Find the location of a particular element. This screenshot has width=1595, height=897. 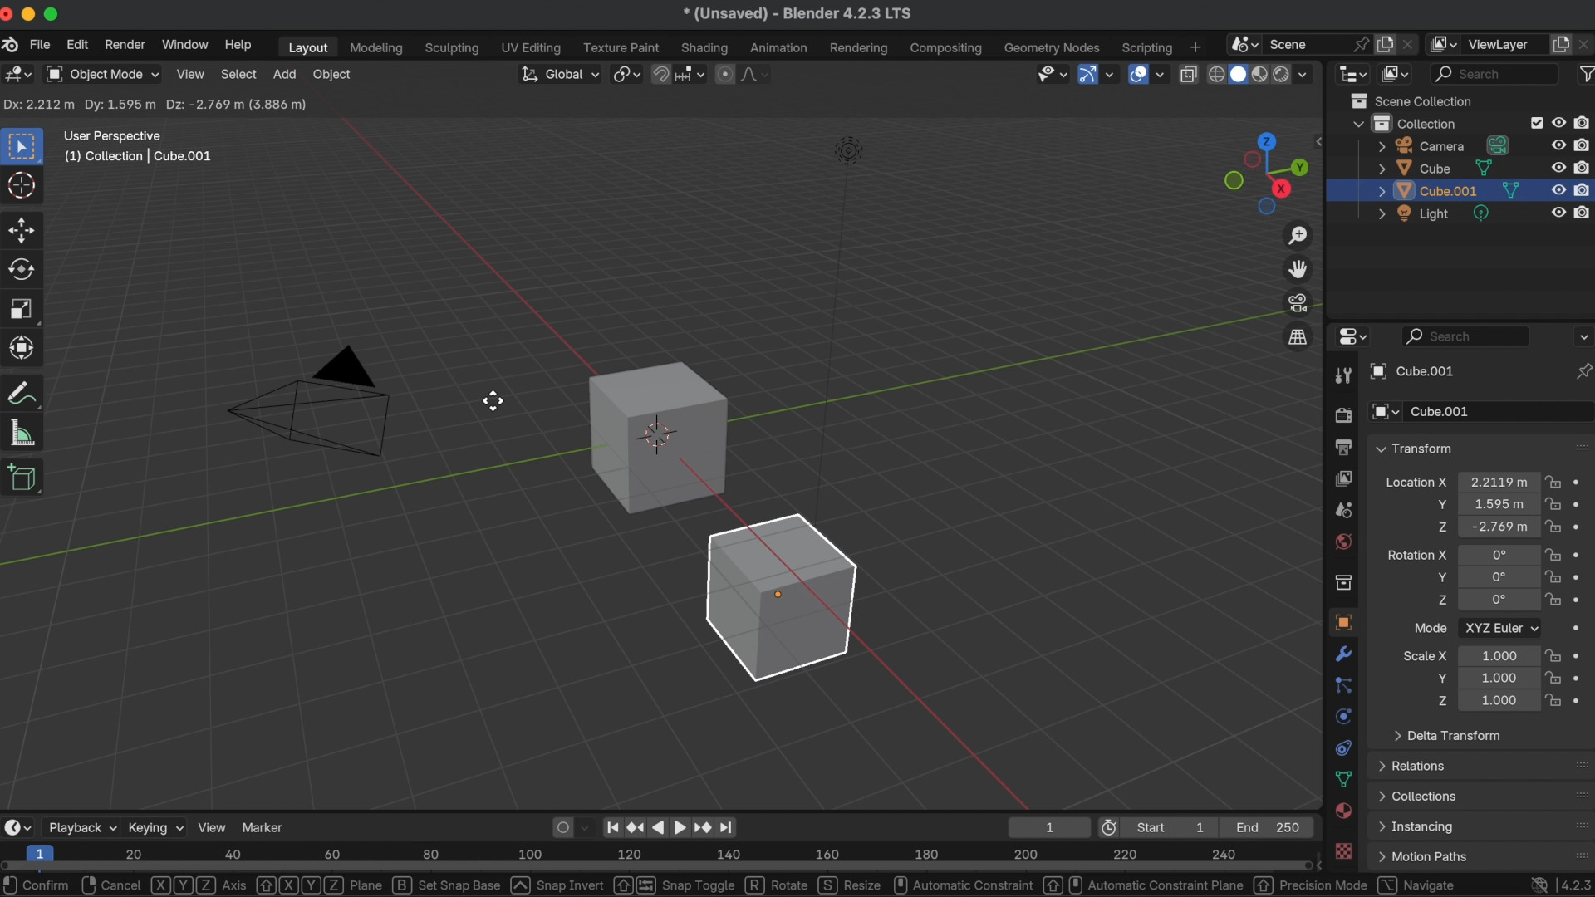

scale is located at coordinates (23, 309).